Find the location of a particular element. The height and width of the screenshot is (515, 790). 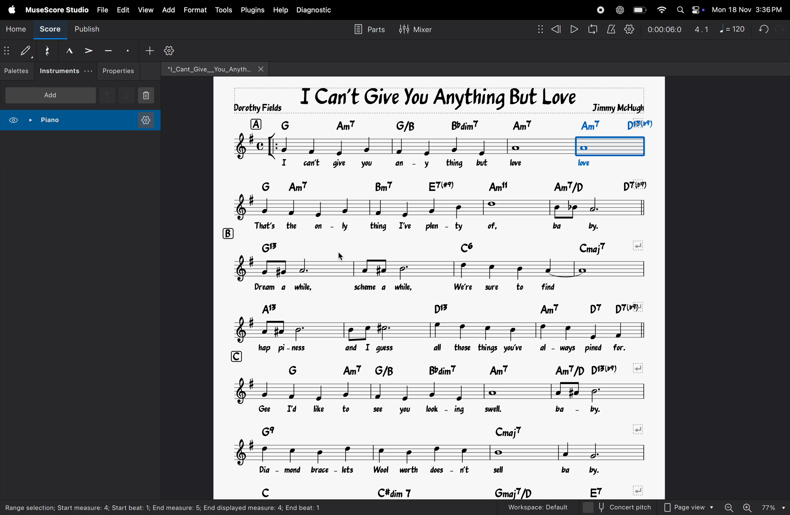

properties is located at coordinates (119, 71).